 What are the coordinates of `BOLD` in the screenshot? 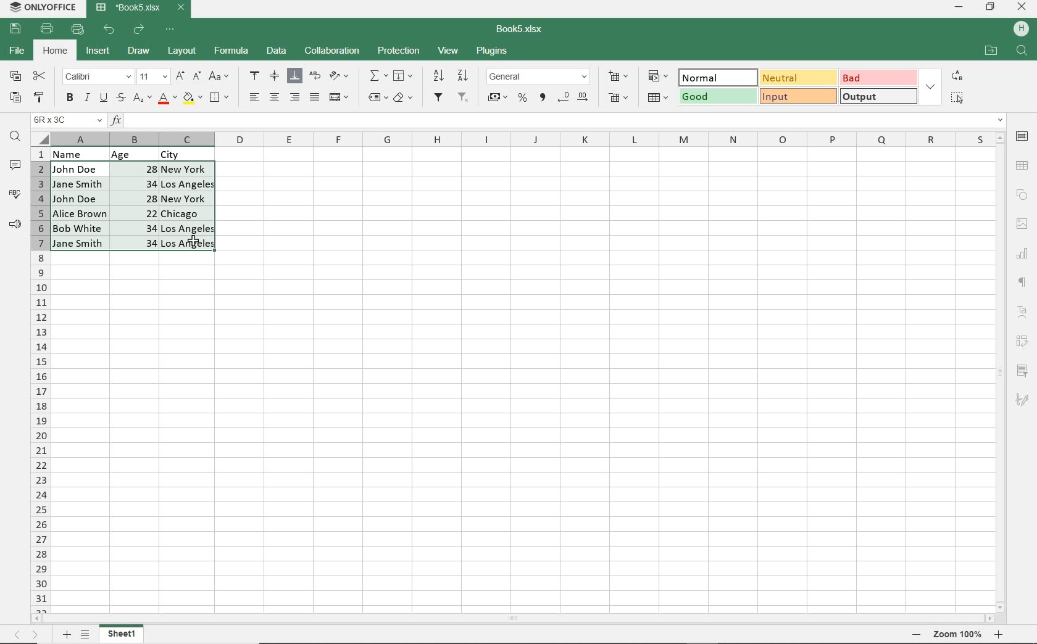 It's located at (69, 99).